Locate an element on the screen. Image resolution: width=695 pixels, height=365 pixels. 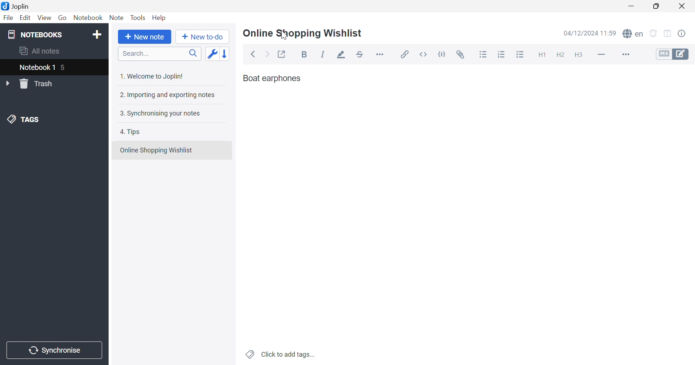
2. Importing and exporting notes is located at coordinates (168, 96).